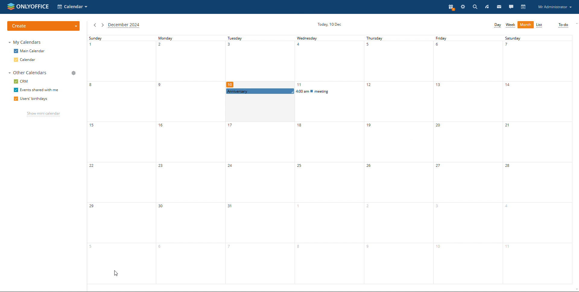  What do you see at coordinates (261, 62) in the screenshot?
I see `tuesday` at bounding box center [261, 62].